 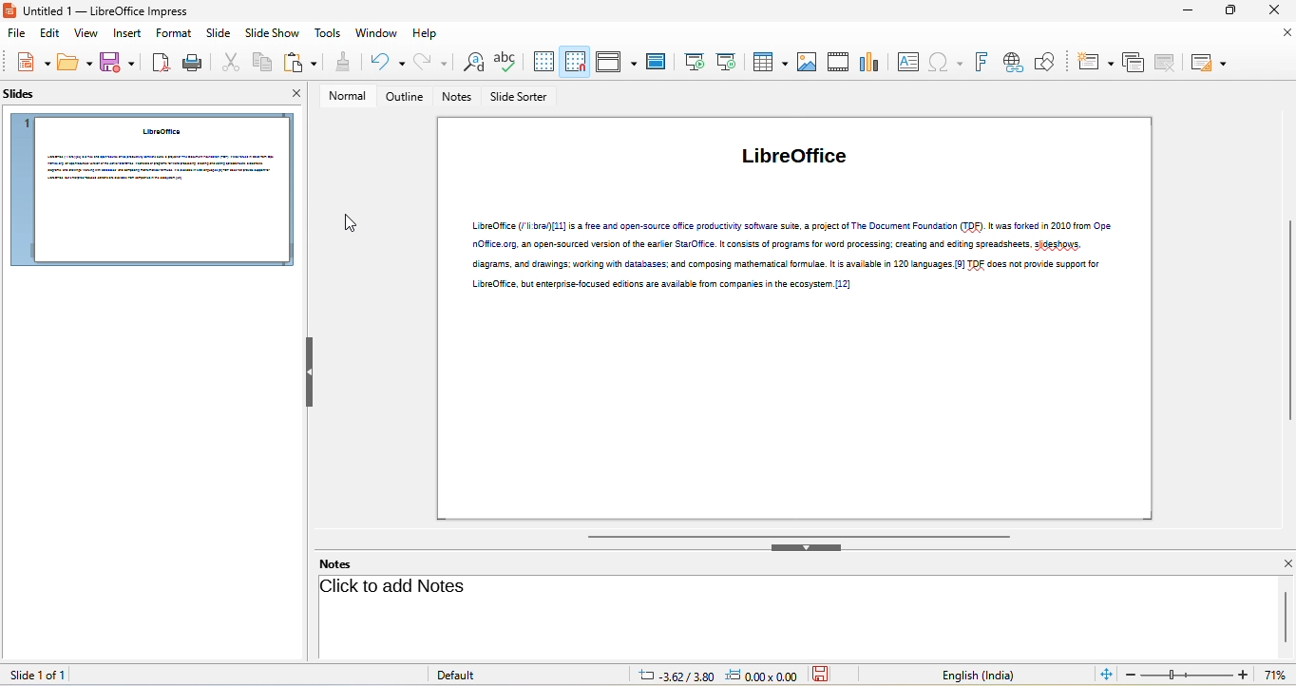 I want to click on normal, so click(x=347, y=96).